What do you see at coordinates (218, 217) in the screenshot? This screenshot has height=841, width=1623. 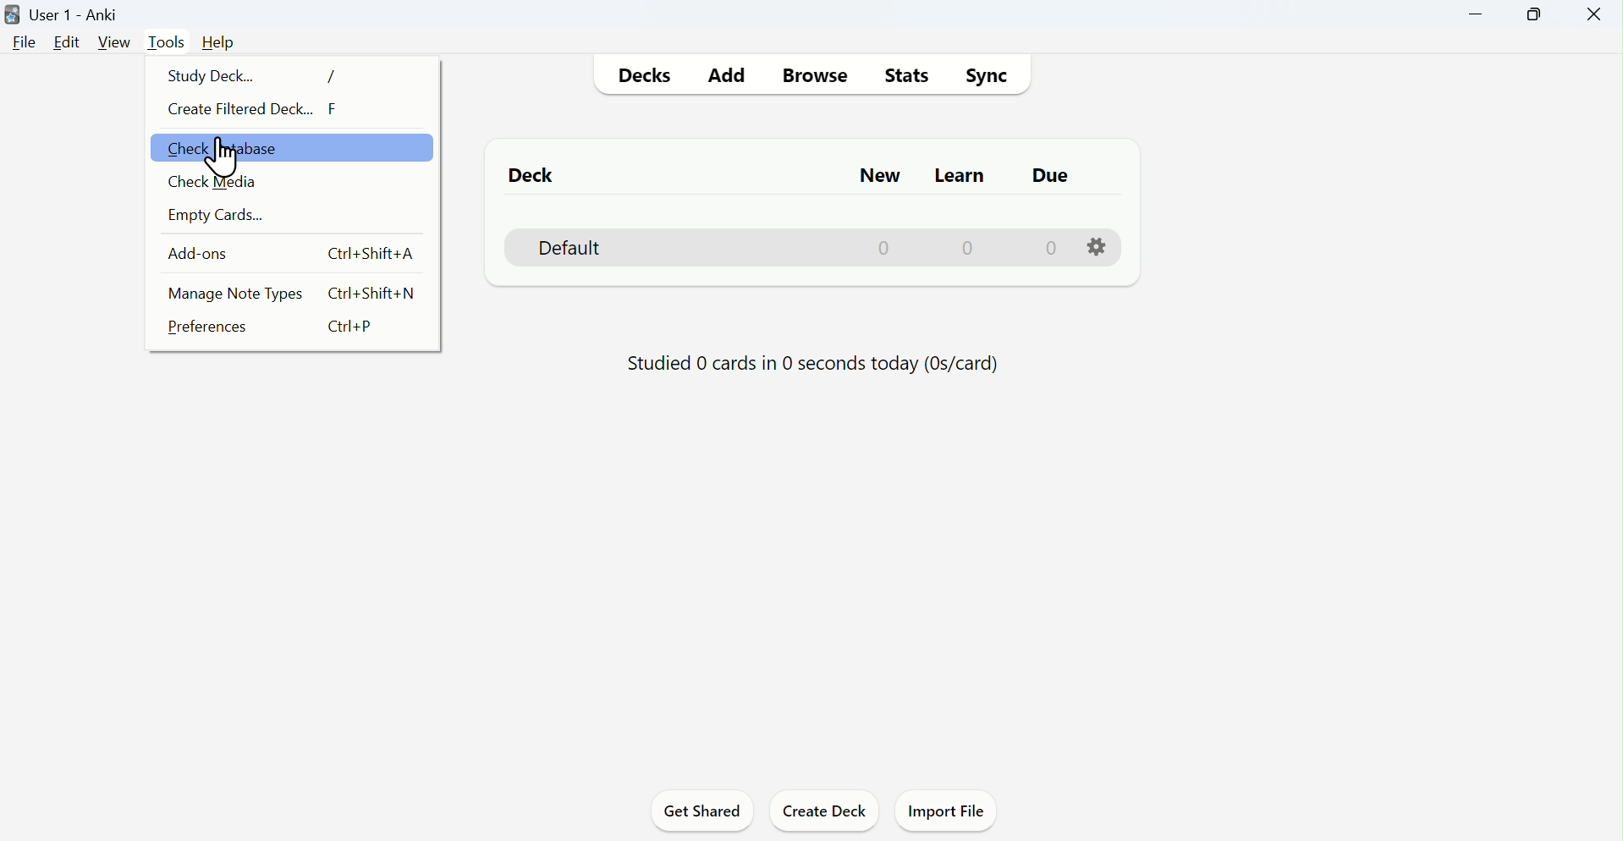 I see `Empty cards` at bounding box center [218, 217].